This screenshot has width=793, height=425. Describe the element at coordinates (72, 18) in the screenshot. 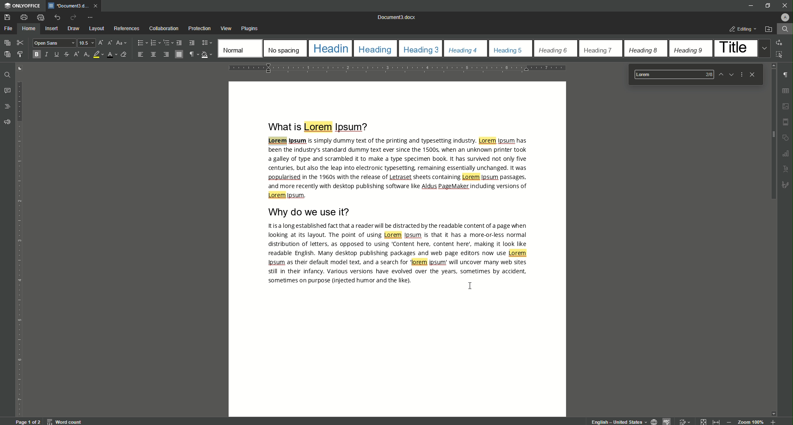

I see `Redo` at that location.